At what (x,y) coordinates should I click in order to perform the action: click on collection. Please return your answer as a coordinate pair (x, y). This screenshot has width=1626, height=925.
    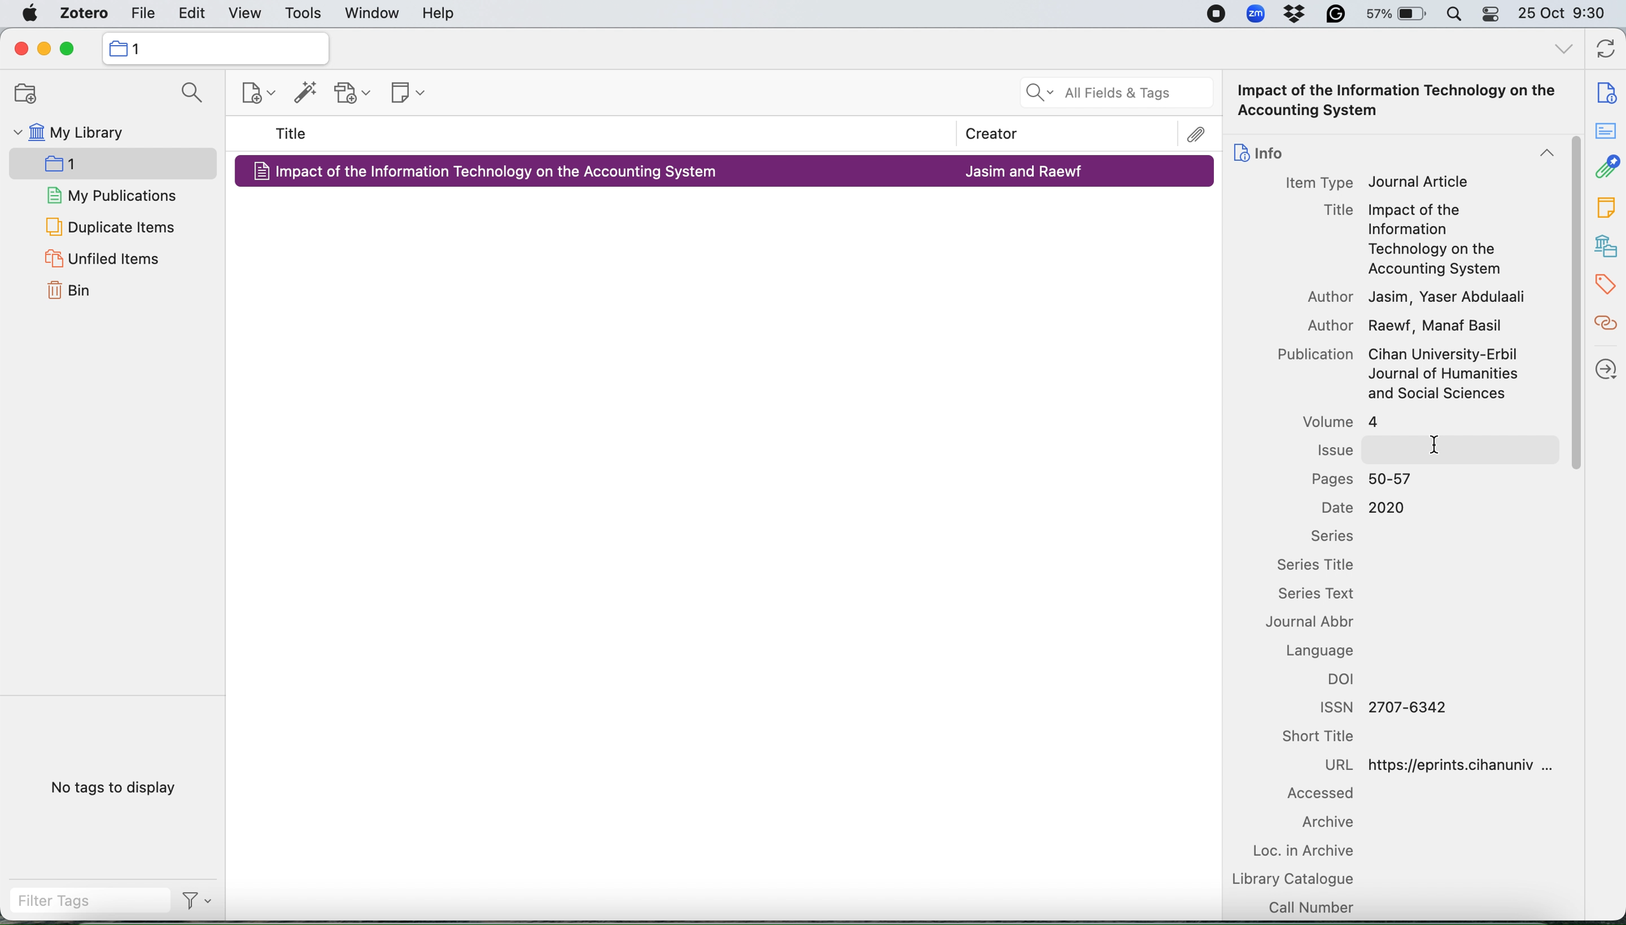
    Looking at the image, I should click on (86, 161).